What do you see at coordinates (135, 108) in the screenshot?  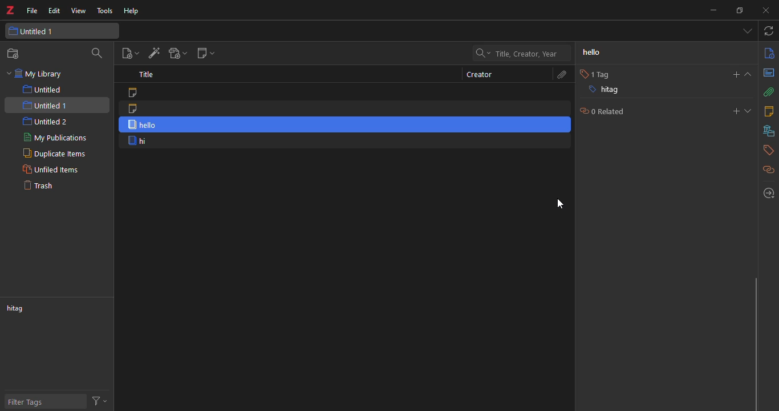 I see `note` at bounding box center [135, 108].